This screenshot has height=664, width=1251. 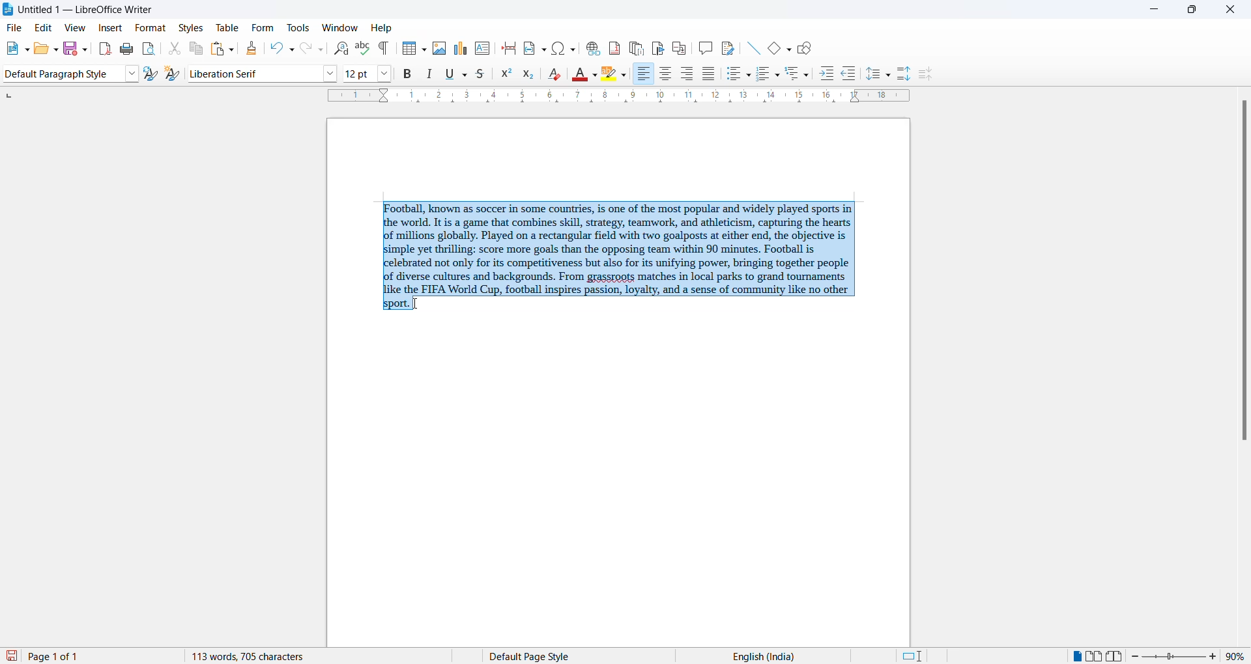 What do you see at coordinates (111, 29) in the screenshot?
I see `insert` at bounding box center [111, 29].